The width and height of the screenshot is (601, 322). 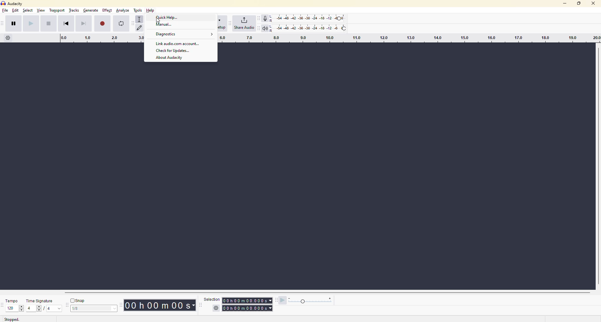 What do you see at coordinates (66, 23) in the screenshot?
I see `skip to start` at bounding box center [66, 23].